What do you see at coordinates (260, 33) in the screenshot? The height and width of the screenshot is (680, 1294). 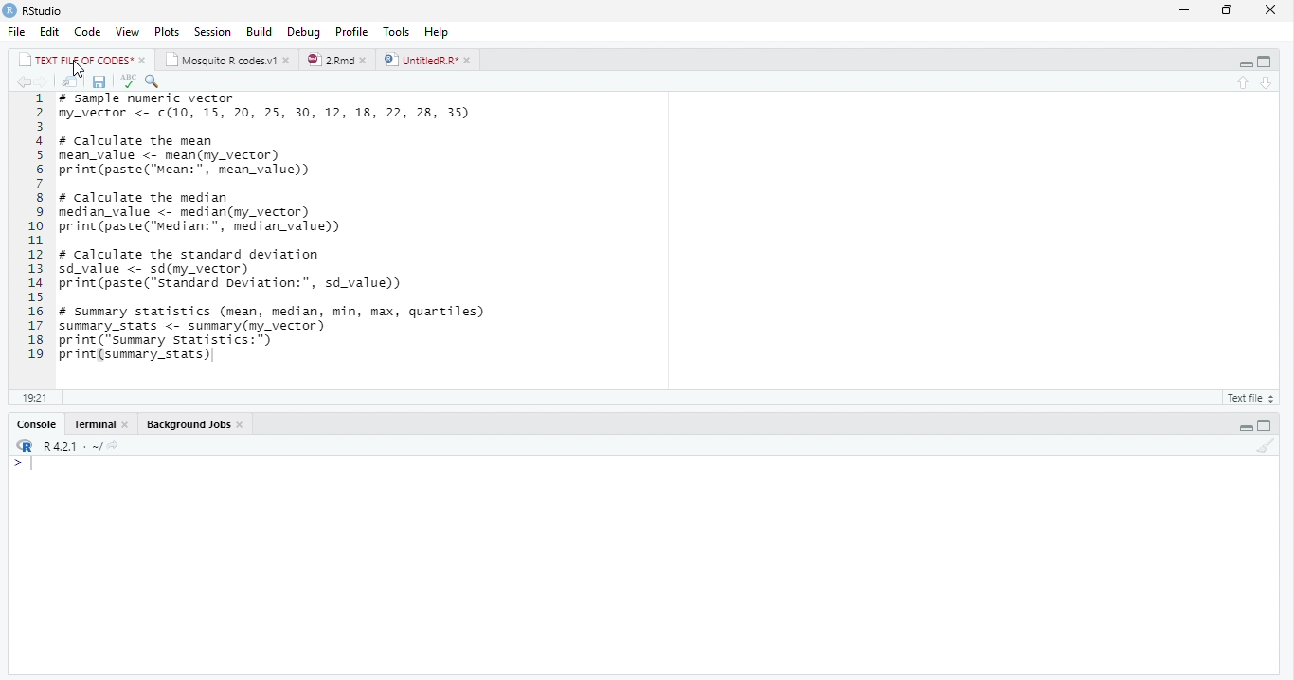 I see `build` at bounding box center [260, 33].